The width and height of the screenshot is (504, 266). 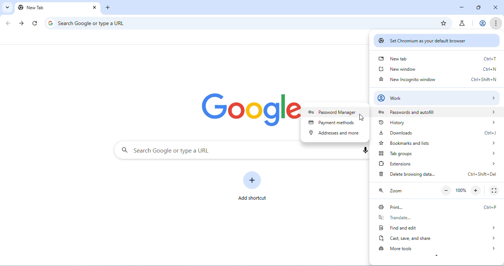 What do you see at coordinates (496, 24) in the screenshot?
I see `customize and control chromium` at bounding box center [496, 24].